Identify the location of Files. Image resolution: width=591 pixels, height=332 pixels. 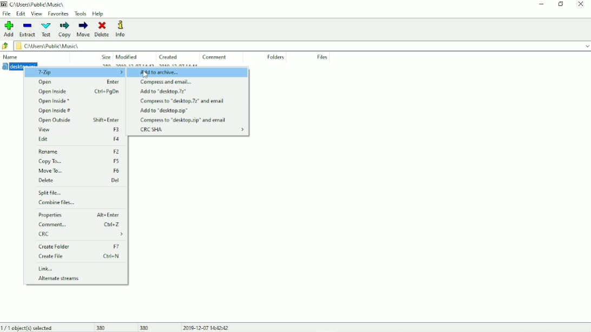
(322, 57).